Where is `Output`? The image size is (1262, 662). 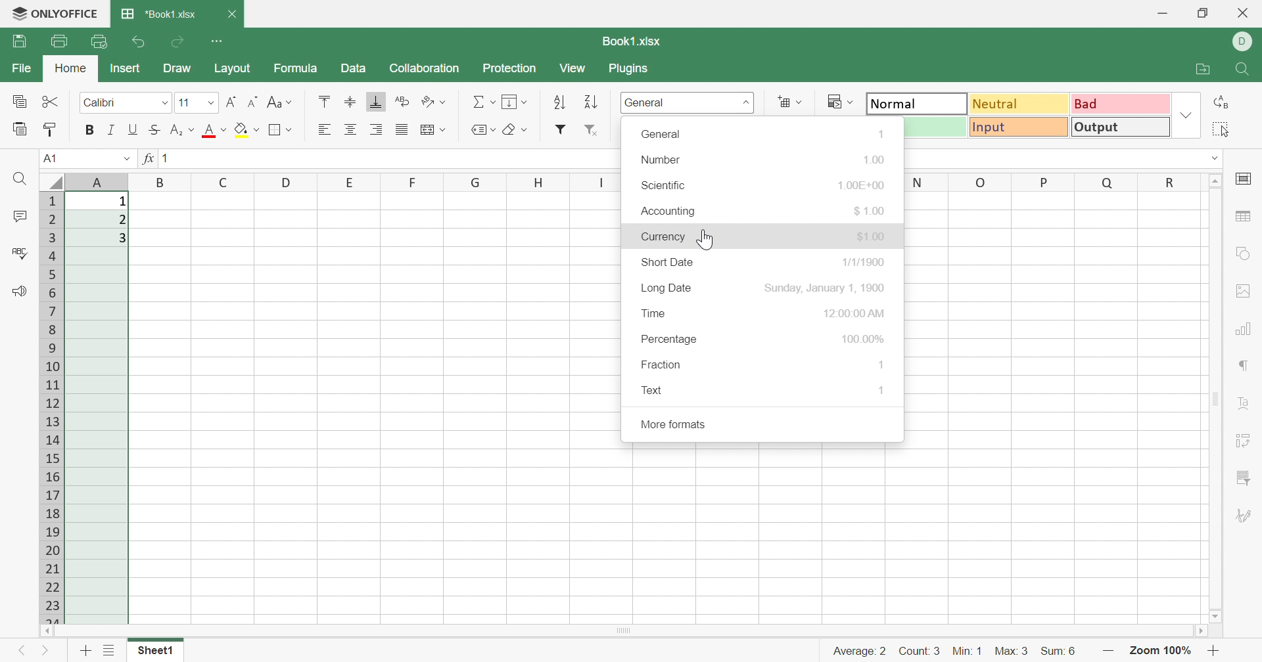 Output is located at coordinates (1121, 126).